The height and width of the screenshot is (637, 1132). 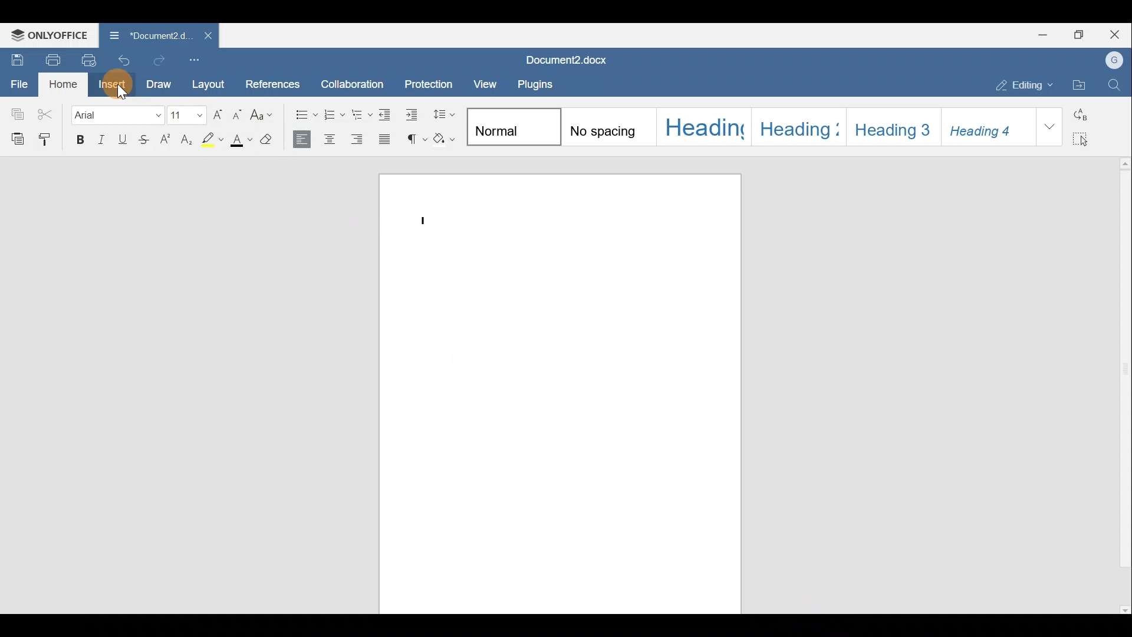 I want to click on Increase font size, so click(x=221, y=113).